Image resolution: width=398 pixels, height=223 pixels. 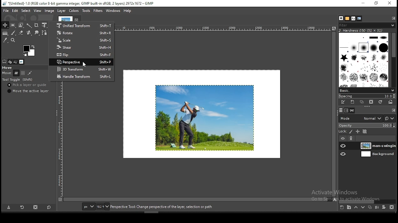 What do you see at coordinates (112, 11) in the screenshot?
I see `windows` at bounding box center [112, 11].